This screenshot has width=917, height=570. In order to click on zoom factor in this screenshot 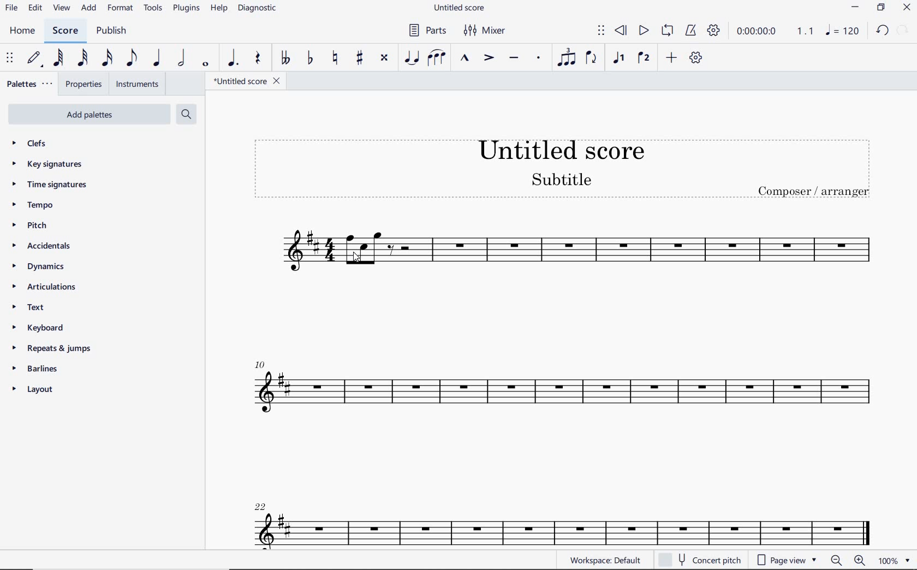, I will do `click(895, 560)`.